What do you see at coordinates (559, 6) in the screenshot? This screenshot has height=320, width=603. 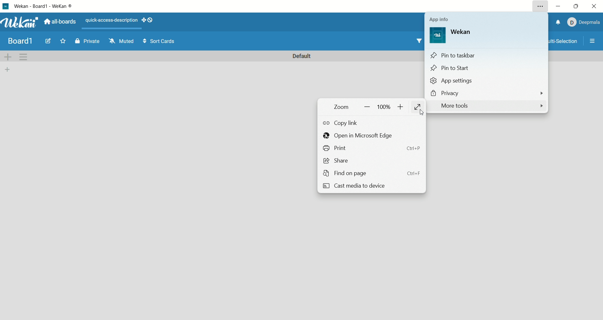 I see `minimize` at bounding box center [559, 6].